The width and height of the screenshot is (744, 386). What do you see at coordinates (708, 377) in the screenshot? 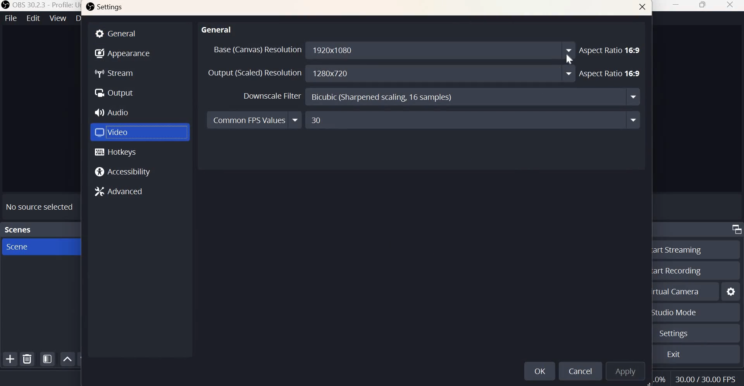
I see `Frame Rate (FPS)` at bounding box center [708, 377].